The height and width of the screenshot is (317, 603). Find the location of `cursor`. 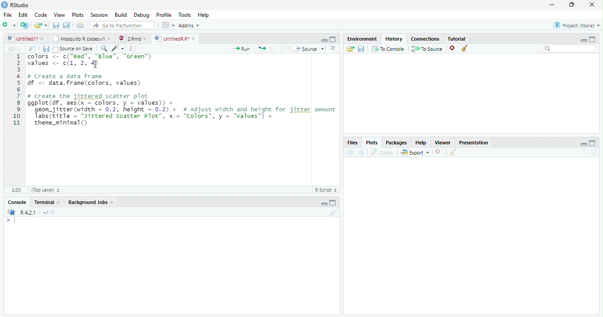

cursor is located at coordinates (95, 64).